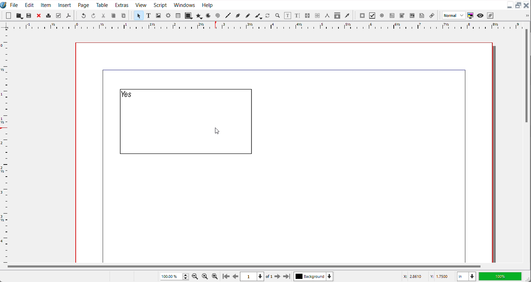 This screenshot has height=282, width=531. Describe the element at coordinates (392, 16) in the screenshot. I see `PDF text field` at that location.